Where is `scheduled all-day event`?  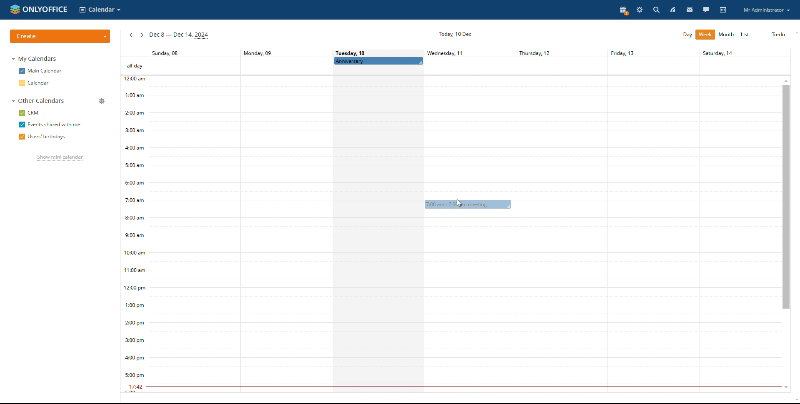 scheduled all-day event is located at coordinates (379, 61).